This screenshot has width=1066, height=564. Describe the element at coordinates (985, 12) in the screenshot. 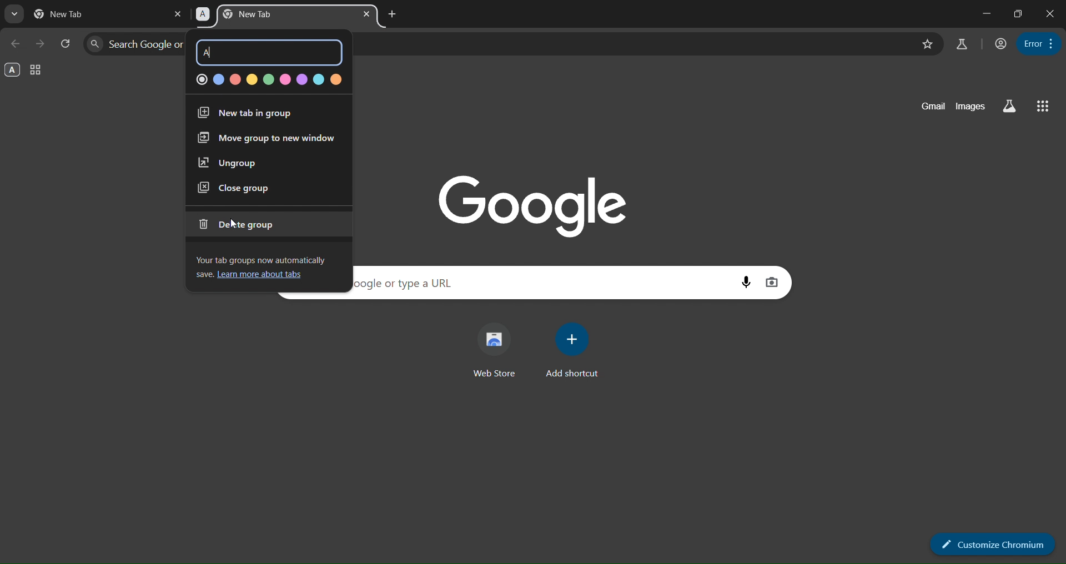

I see `minimize` at that location.